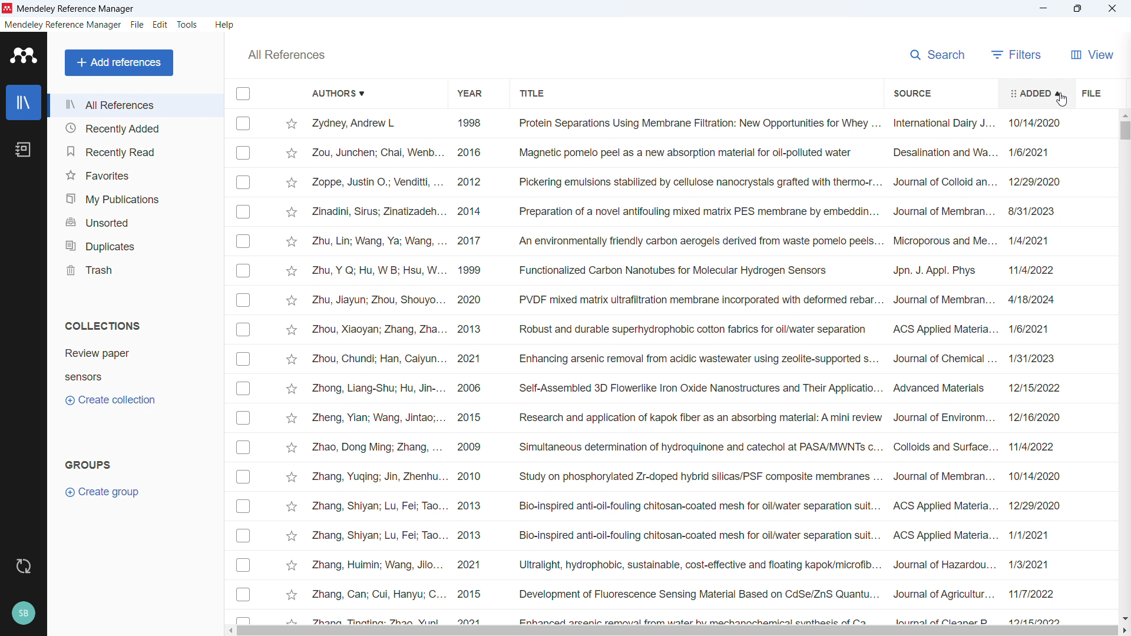 This screenshot has height=636, width=1131. I want to click on Duplicates , so click(134, 243).